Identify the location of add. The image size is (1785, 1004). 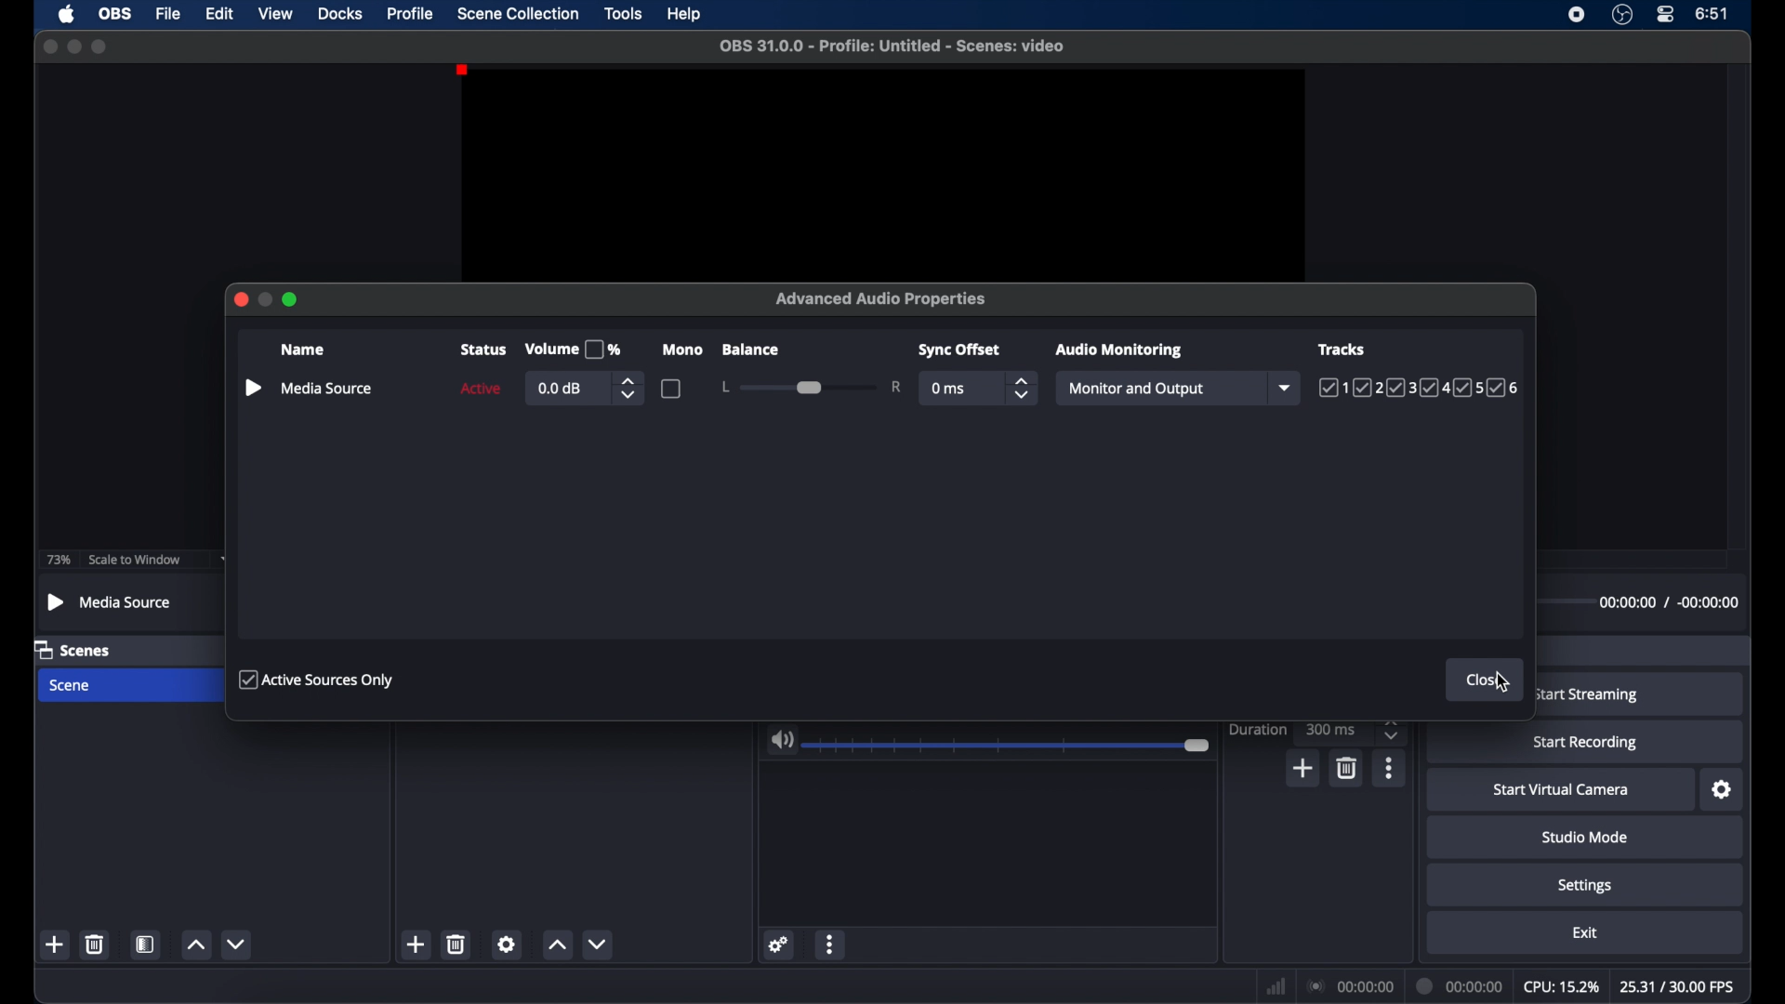
(1303, 768).